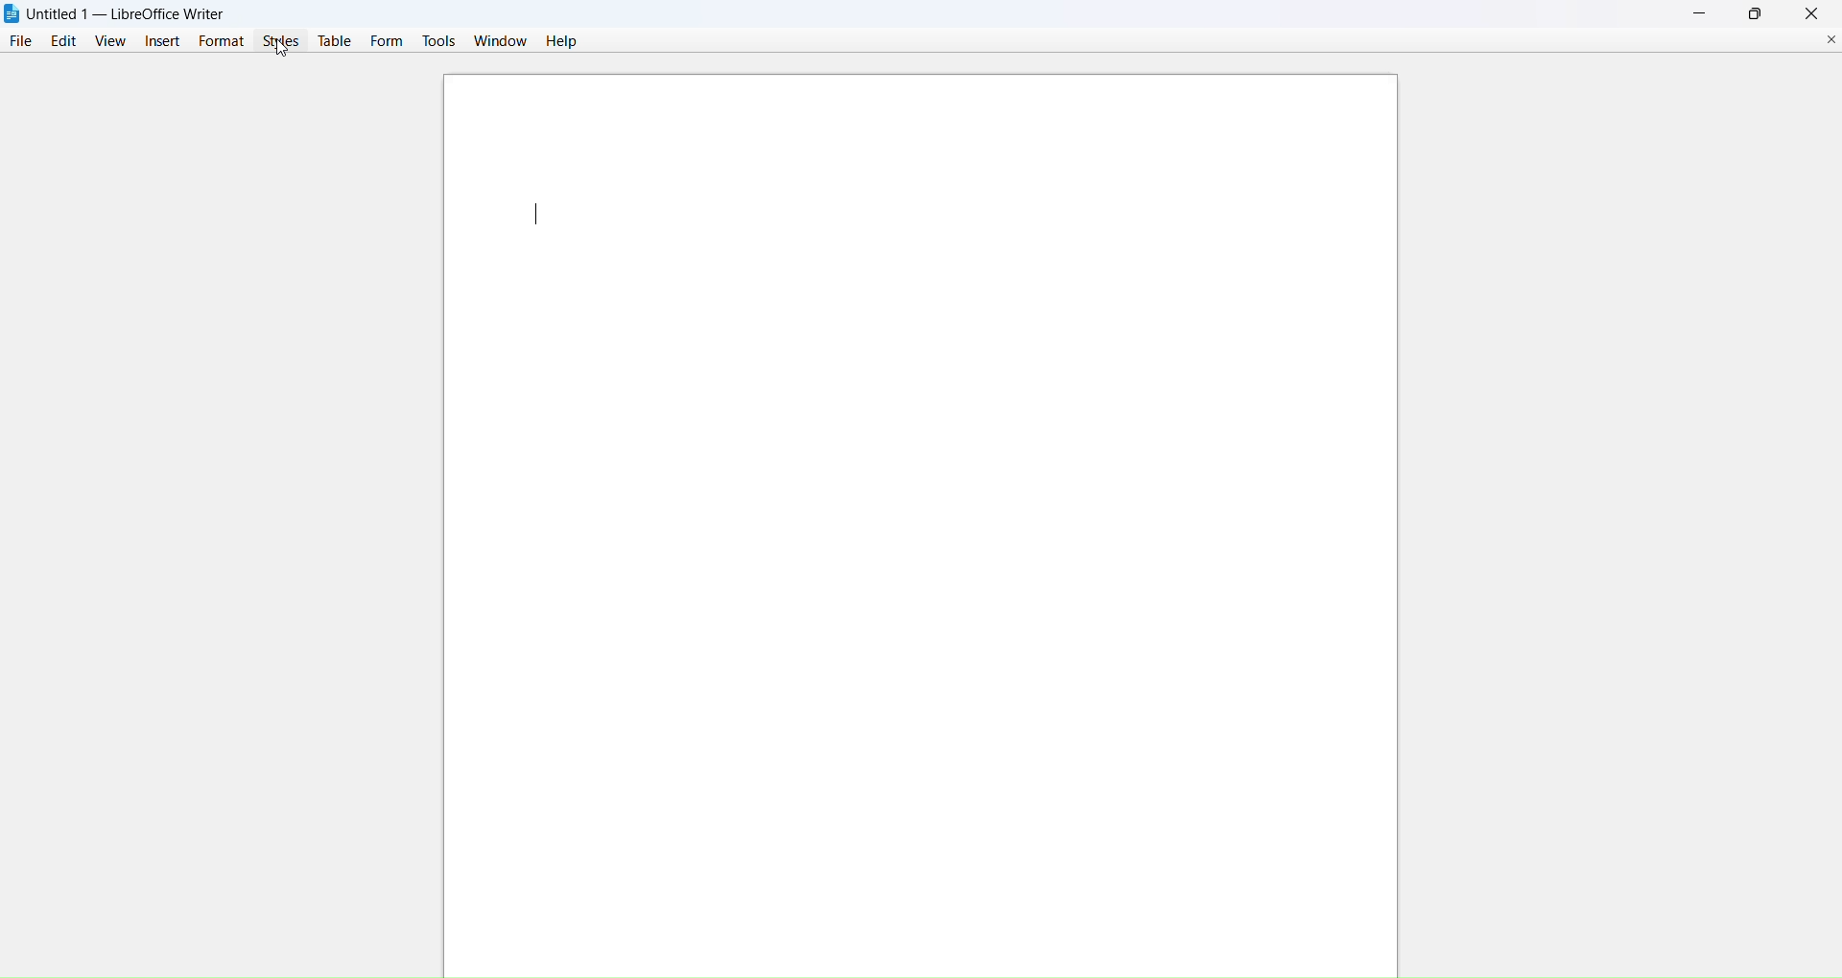 Image resolution: width=1842 pixels, height=978 pixels. What do you see at coordinates (1704, 13) in the screenshot?
I see `minimize` at bounding box center [1704, 13].